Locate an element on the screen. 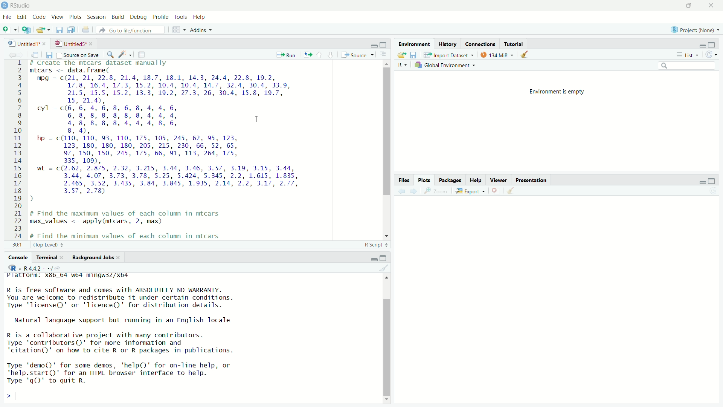 This screenshot has width=723, height=407. platrorm: x¥b_b4-wo4-mingw3Z/xo4

R is free software and comes with ABSOLUTELY NO WARRANTY.

You are welcome to redistribute it under certain conditions.

Type 'license()' or 'licence()' for distribution details.
Natural language support but running in an English locale

R is a collaborative project with many contributors.

Type 'contributors()' for more information and

'citation()' on how to cite R or R packages in publications.

Type 'demo()' for some demos, 'help()' for on-Tine help, or

'help.start()"' for an HTML browser interface to help.

Type 'qQ' to quit R.

> is located at coordinates (142, 337).